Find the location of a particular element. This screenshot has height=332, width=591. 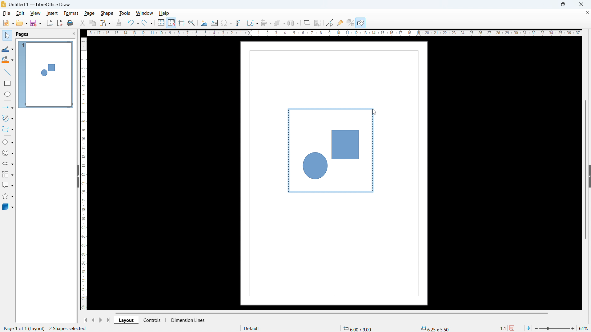

line color is located at coordinates (8, 49).